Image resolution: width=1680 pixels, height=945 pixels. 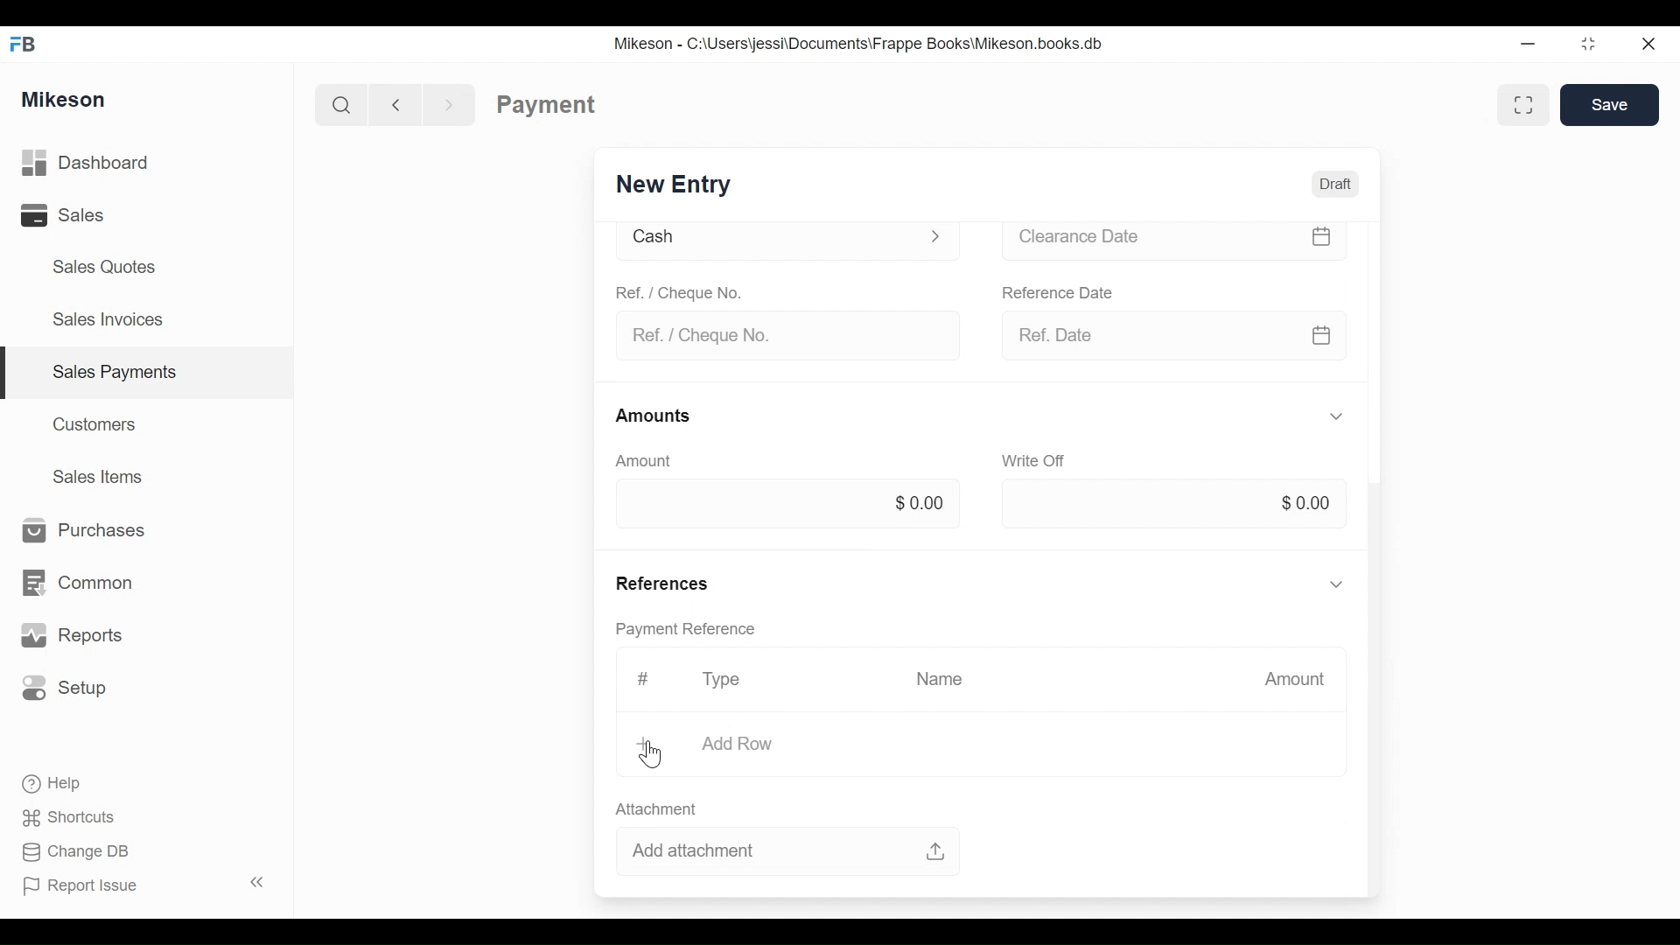 I want to click on Payment, so click(x=545, y=103).